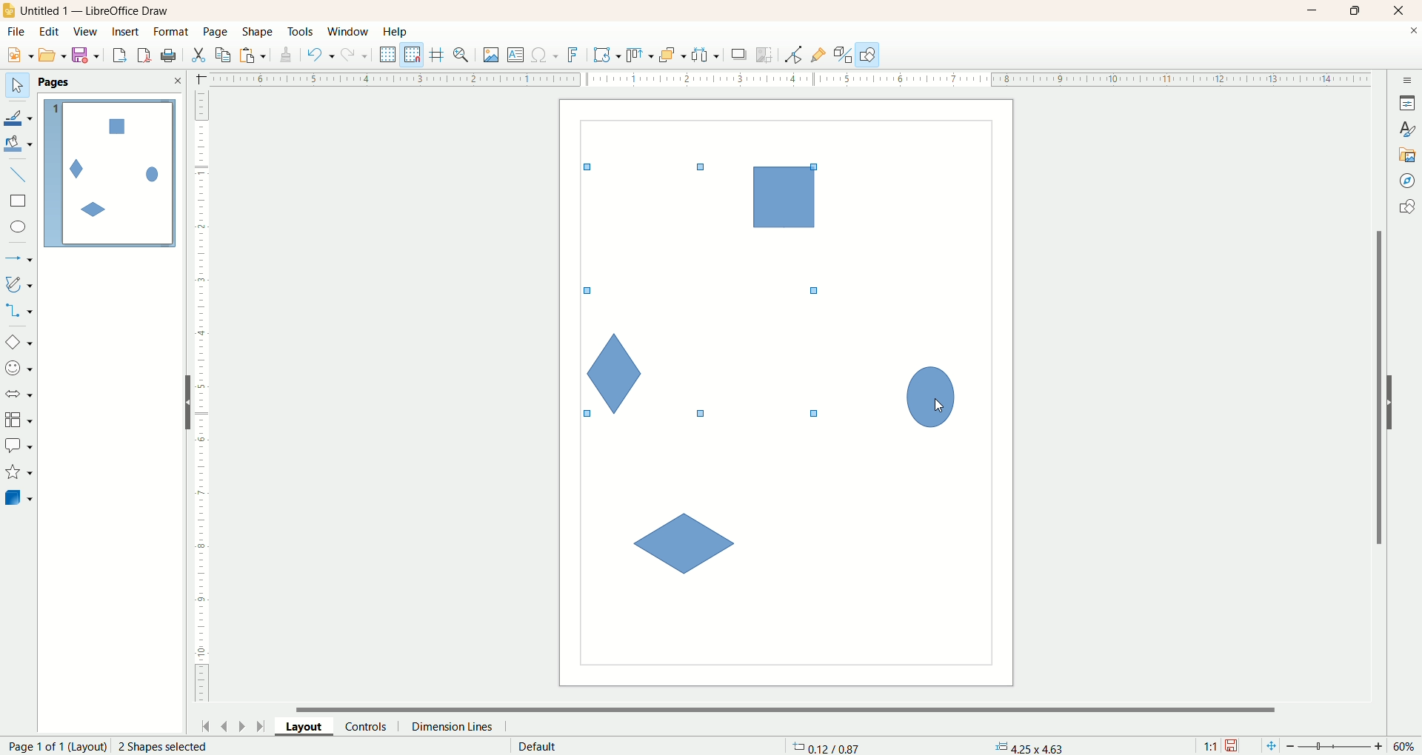  I want to click on block arrow, so click(21, 395).